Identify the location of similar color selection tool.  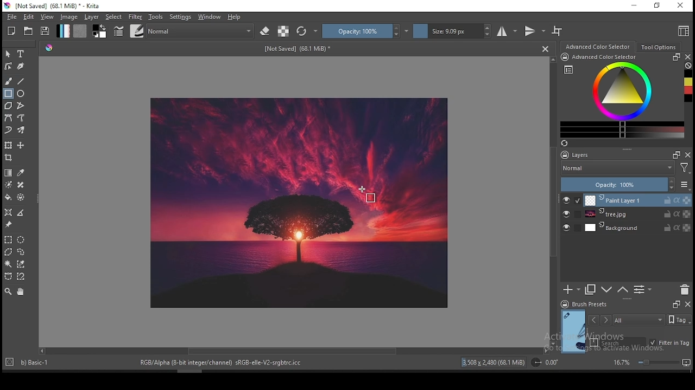
(21, 264).